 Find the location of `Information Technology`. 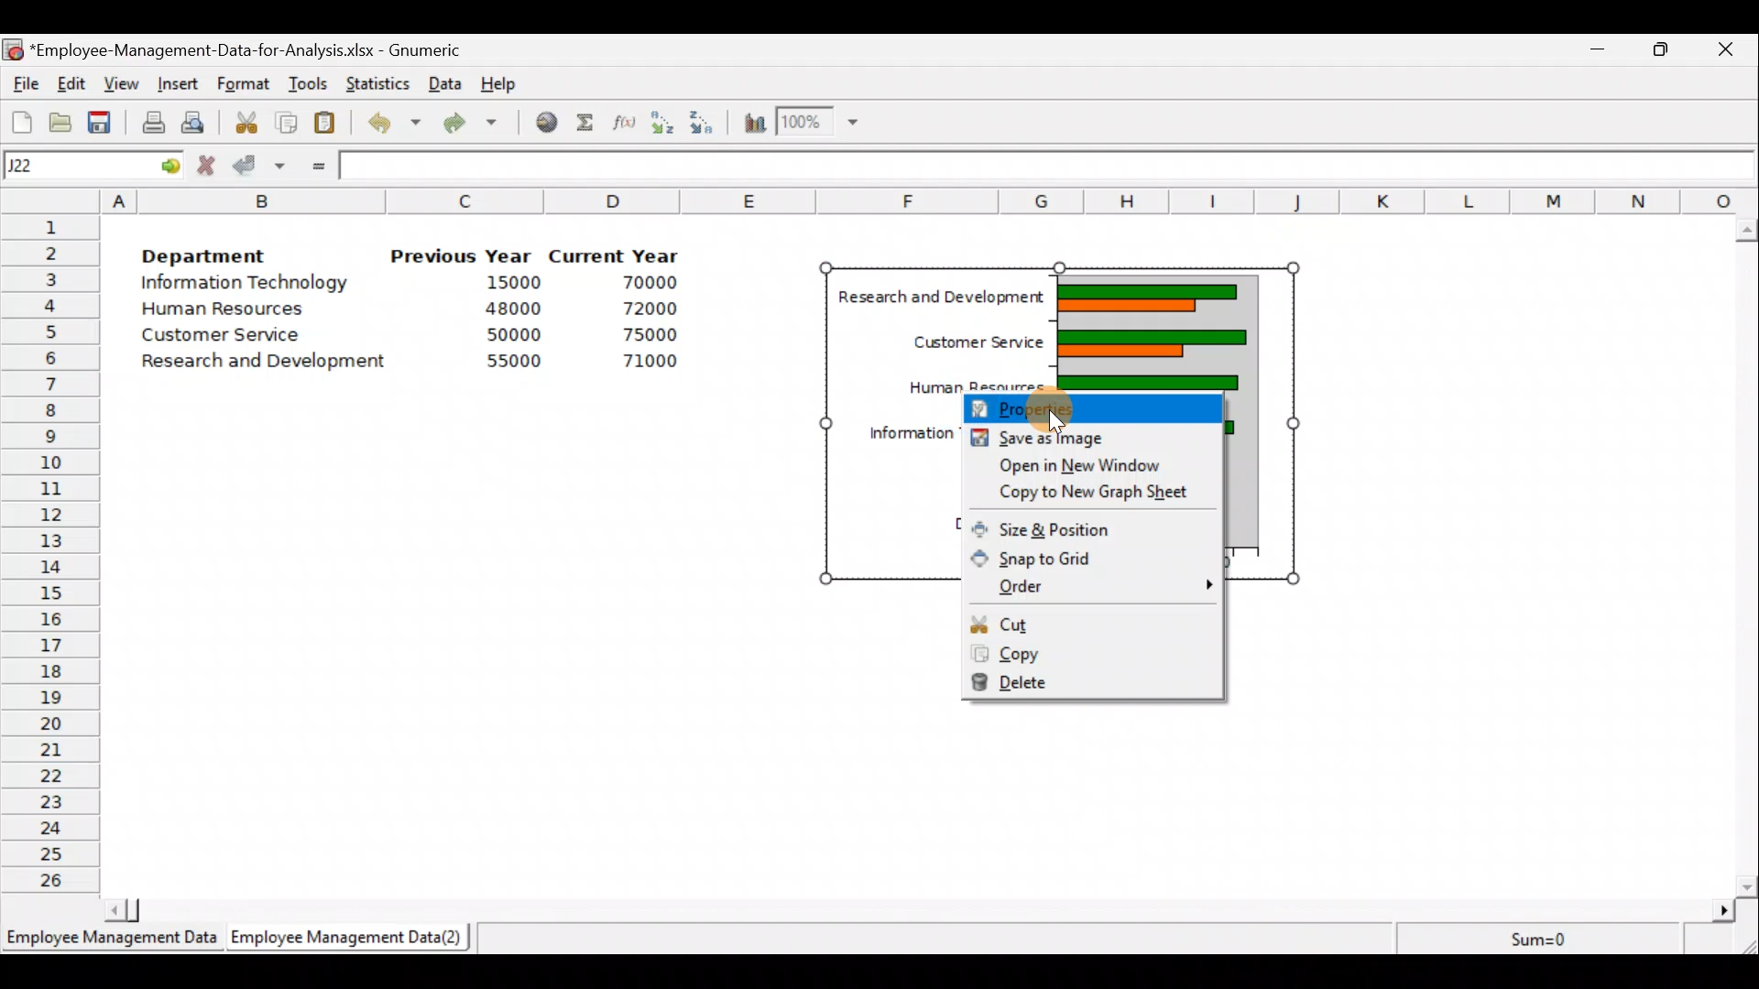

Information Technology is located at coordinates (246, 286).